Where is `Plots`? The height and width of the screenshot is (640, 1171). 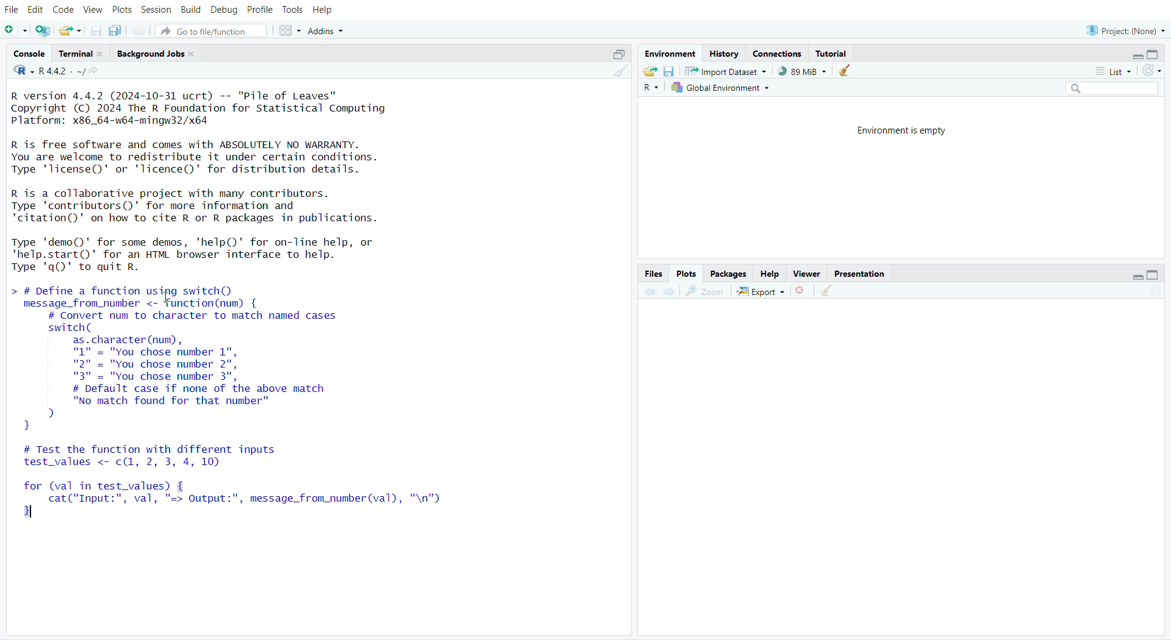
Plots is located at coordinates (121, 10).